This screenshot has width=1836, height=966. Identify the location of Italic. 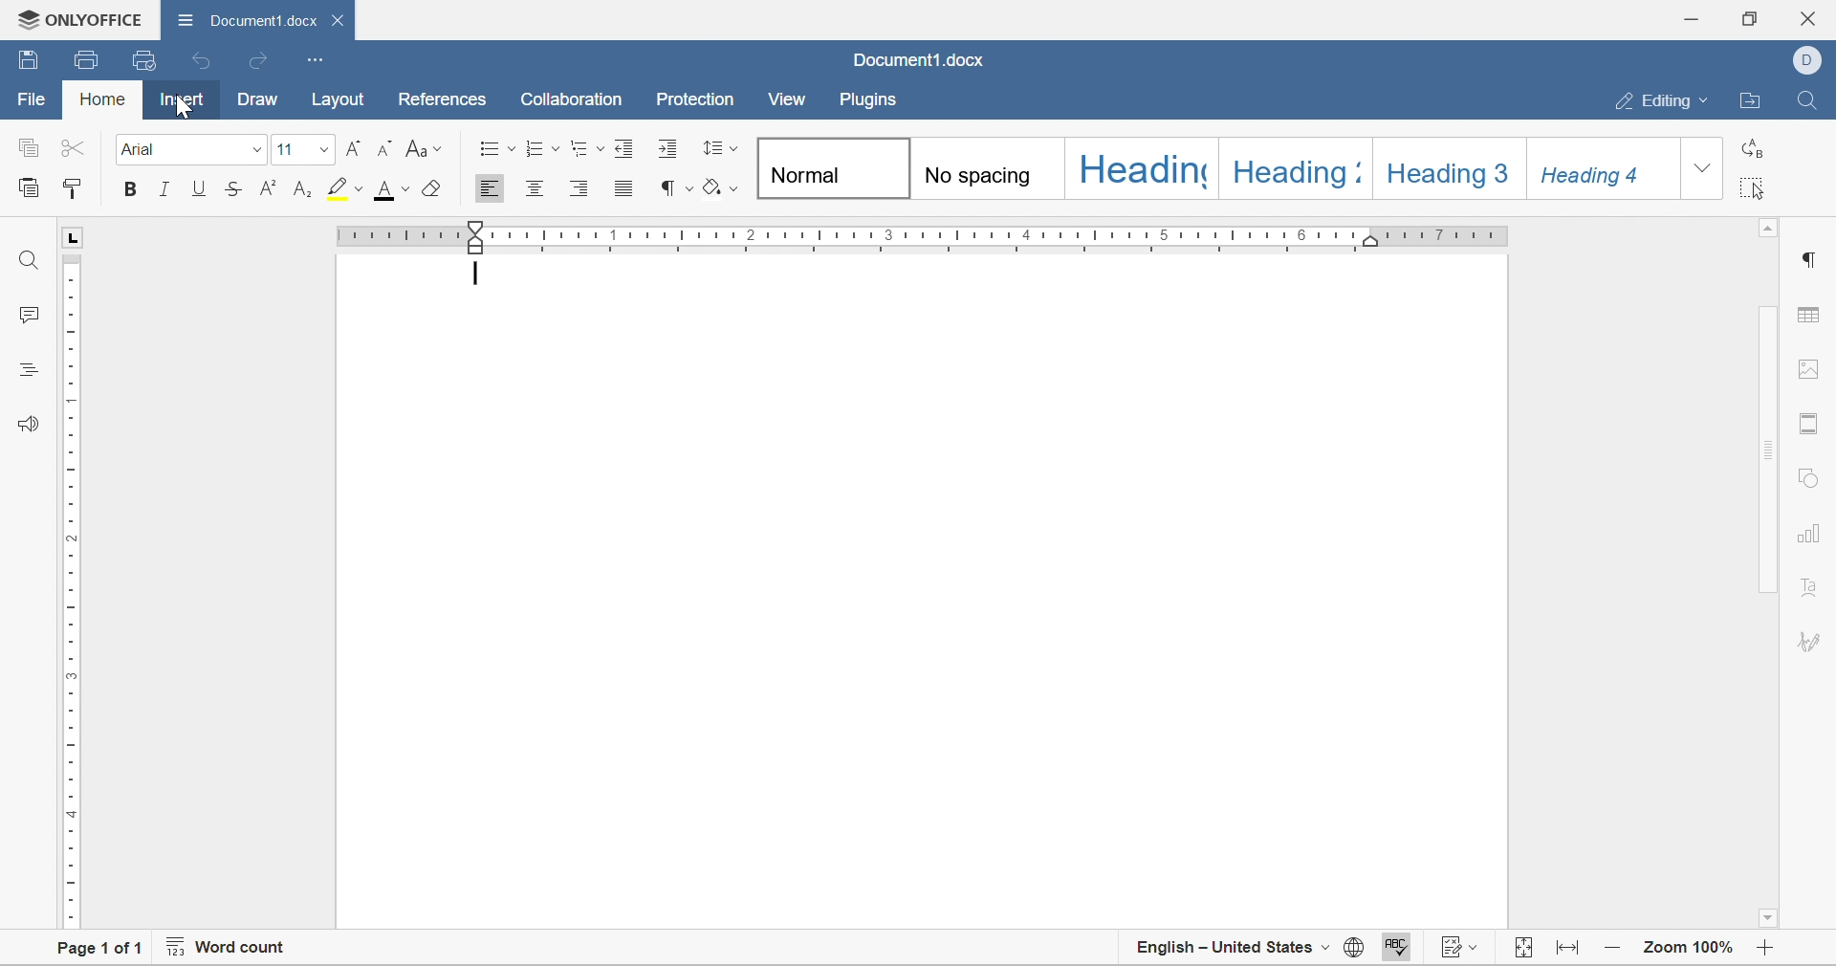
(167, 190).